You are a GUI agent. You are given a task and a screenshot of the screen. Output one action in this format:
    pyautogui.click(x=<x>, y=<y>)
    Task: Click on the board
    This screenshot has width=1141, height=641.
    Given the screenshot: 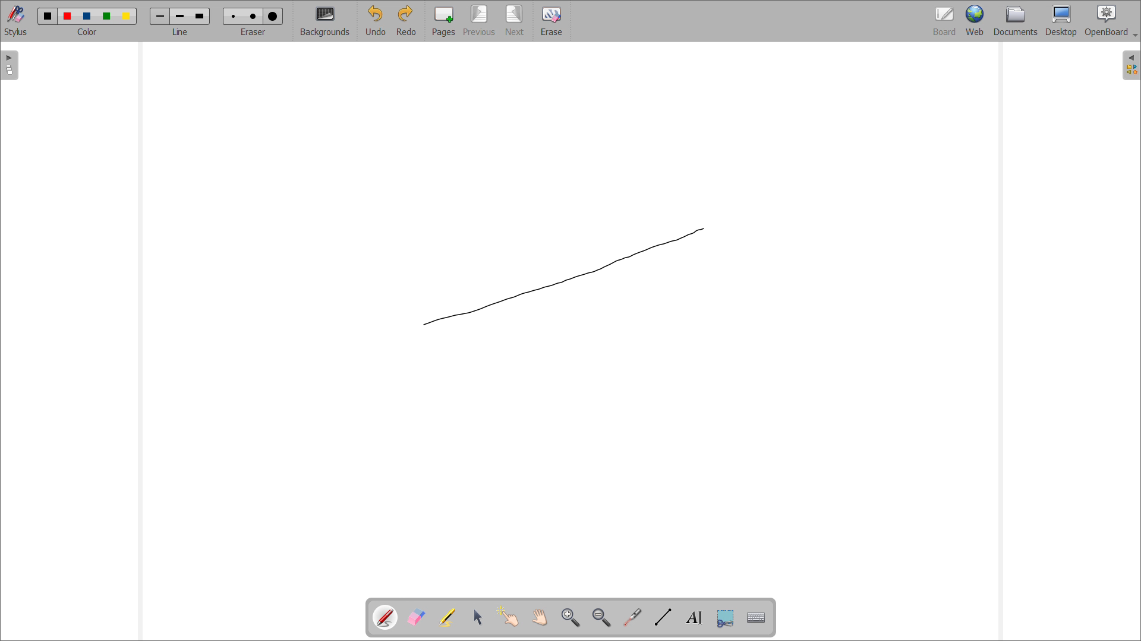 What is the action you would take?
    pyautogui.click(x=944, y=21)
    